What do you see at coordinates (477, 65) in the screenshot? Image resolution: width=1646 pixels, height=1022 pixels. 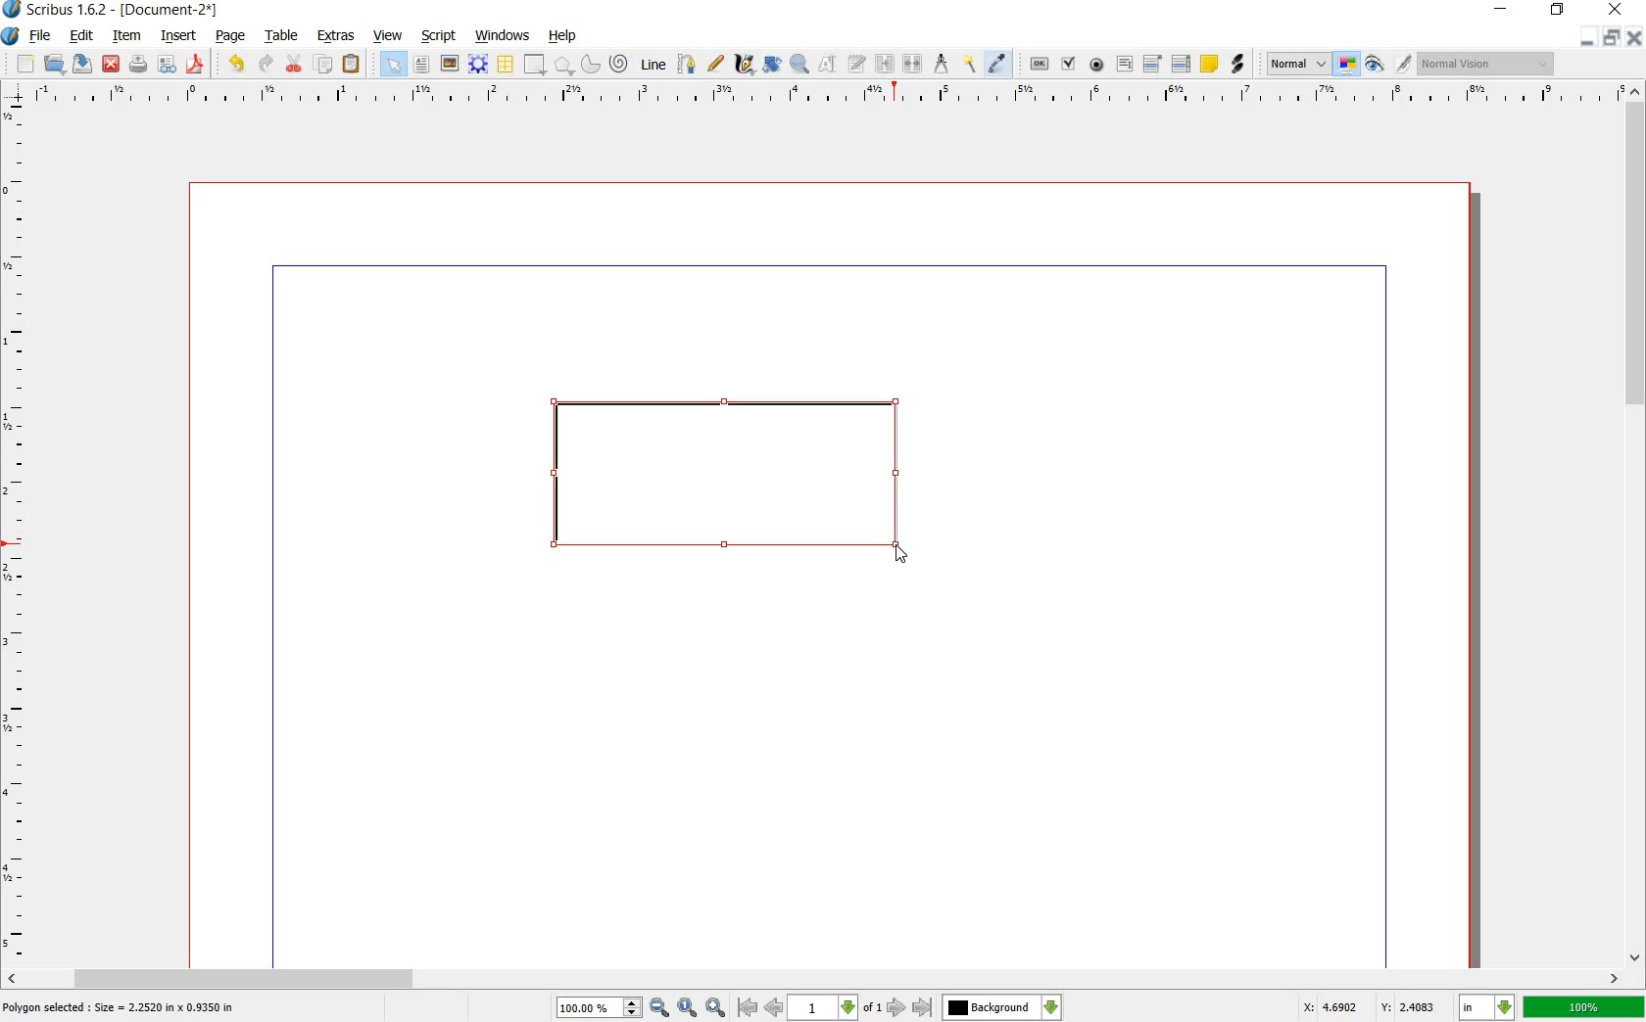 I see `RENDER FRAME` at bounding box center [477, 65].